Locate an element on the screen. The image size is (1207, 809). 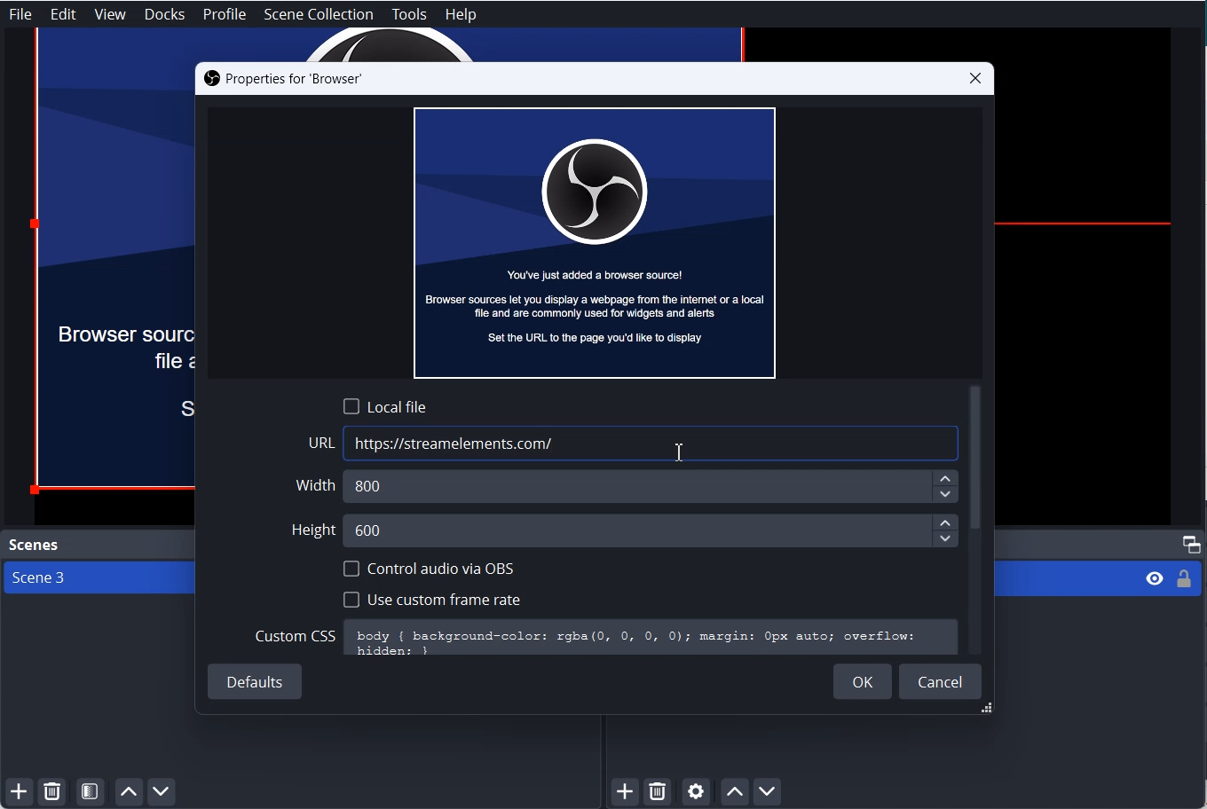
File is located at coordinates (20, 13).